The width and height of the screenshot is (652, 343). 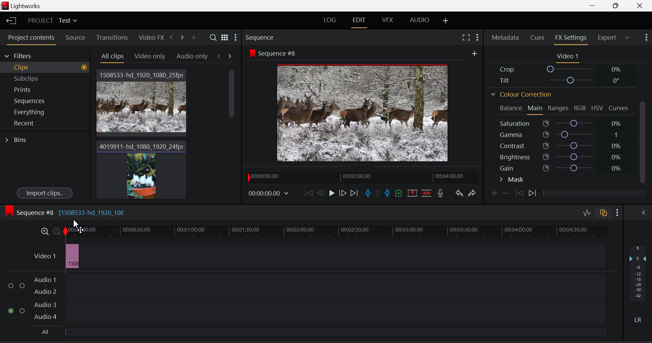 What do you see at coordinates (562, 169) in the screenshot?
I see `Gain` at bounding box center [562, 169].